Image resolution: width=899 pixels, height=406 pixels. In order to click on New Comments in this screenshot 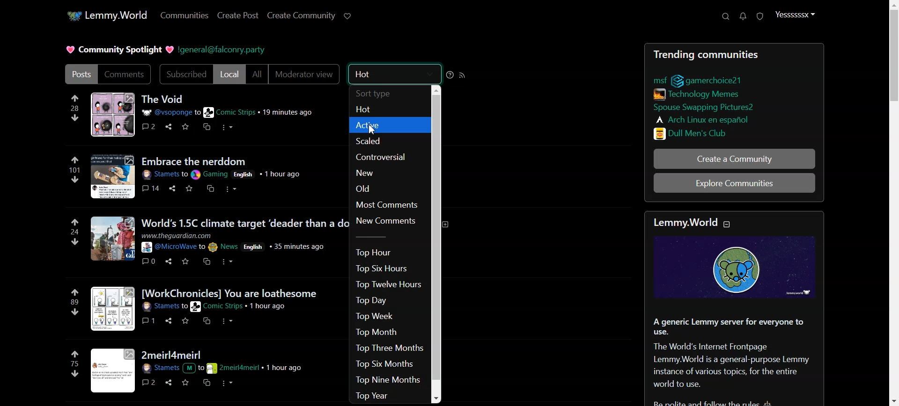, I will do `click(387, 220)`.